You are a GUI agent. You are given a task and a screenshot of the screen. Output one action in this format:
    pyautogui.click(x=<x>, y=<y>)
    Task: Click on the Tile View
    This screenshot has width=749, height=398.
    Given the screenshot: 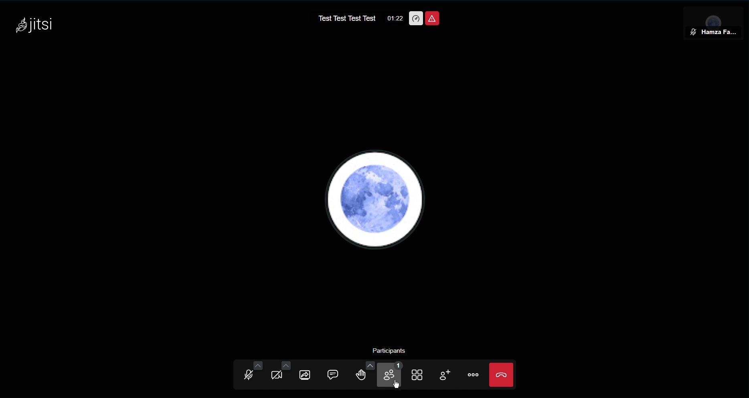 What is the action you would take?
    pyautogui.click(x=420, y=376)
    